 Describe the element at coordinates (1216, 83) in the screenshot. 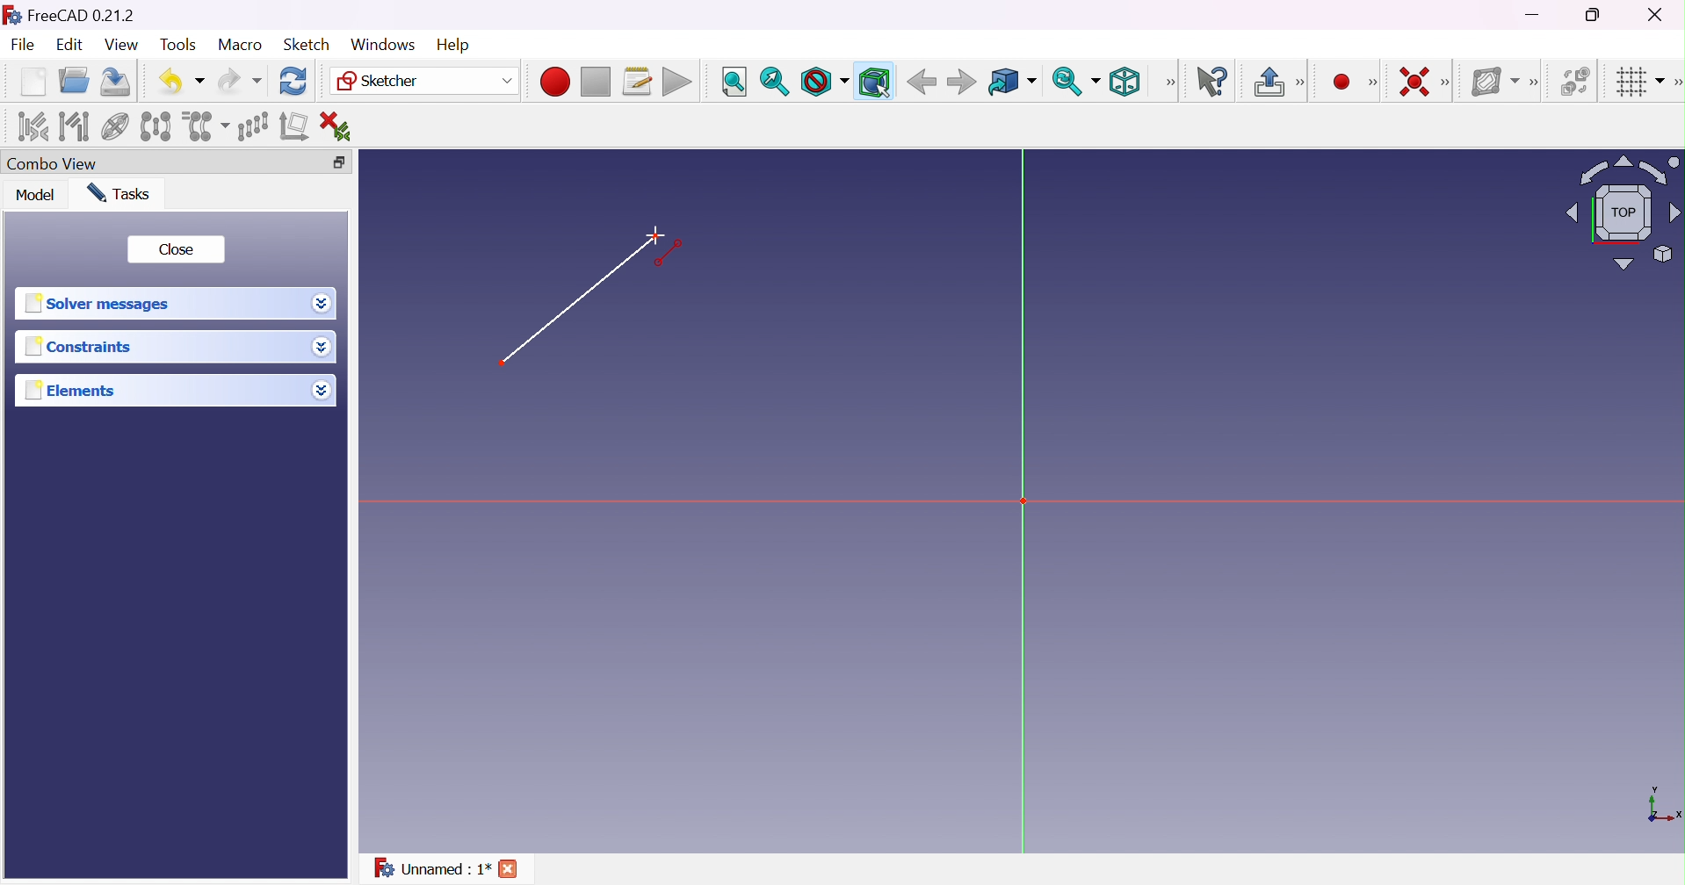

I see `What's this?` at that location.